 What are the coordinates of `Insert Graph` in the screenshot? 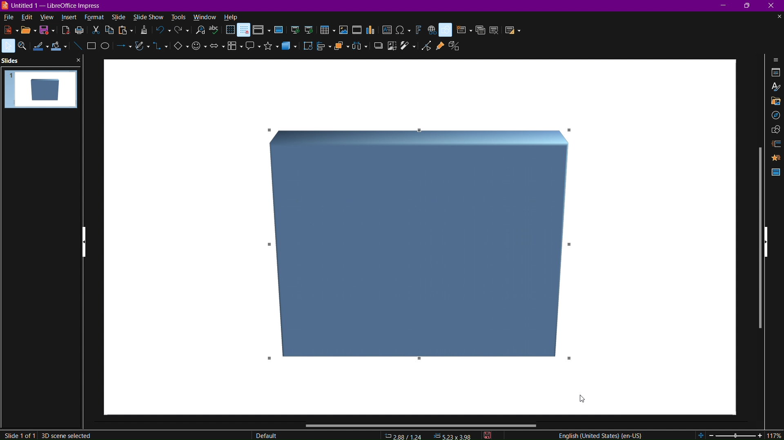 It's located at (371, 31).